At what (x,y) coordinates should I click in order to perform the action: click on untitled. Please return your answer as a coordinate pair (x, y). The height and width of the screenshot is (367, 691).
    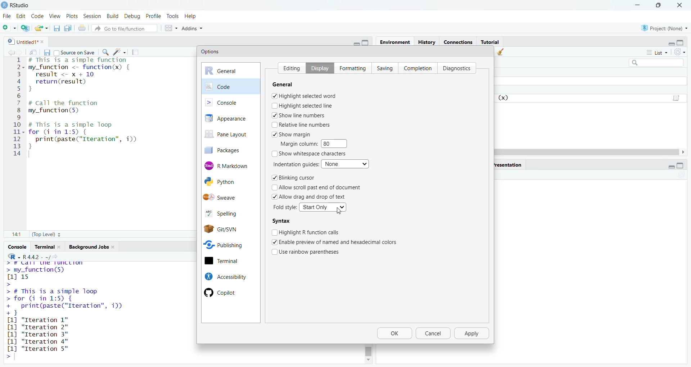
    Looking at the image, I should click on (19, 41).